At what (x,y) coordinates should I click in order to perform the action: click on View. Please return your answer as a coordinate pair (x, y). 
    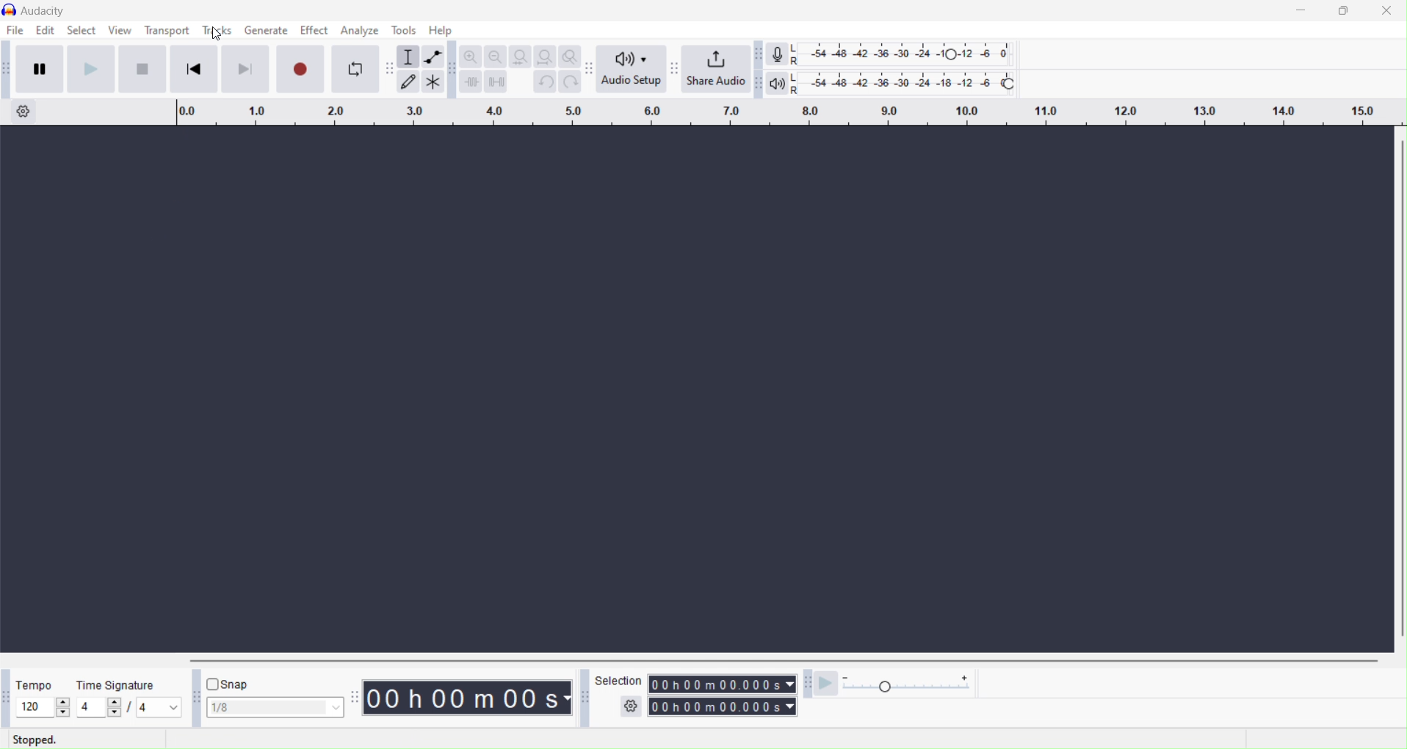
    Looking at the image, I should click on (120, 30).